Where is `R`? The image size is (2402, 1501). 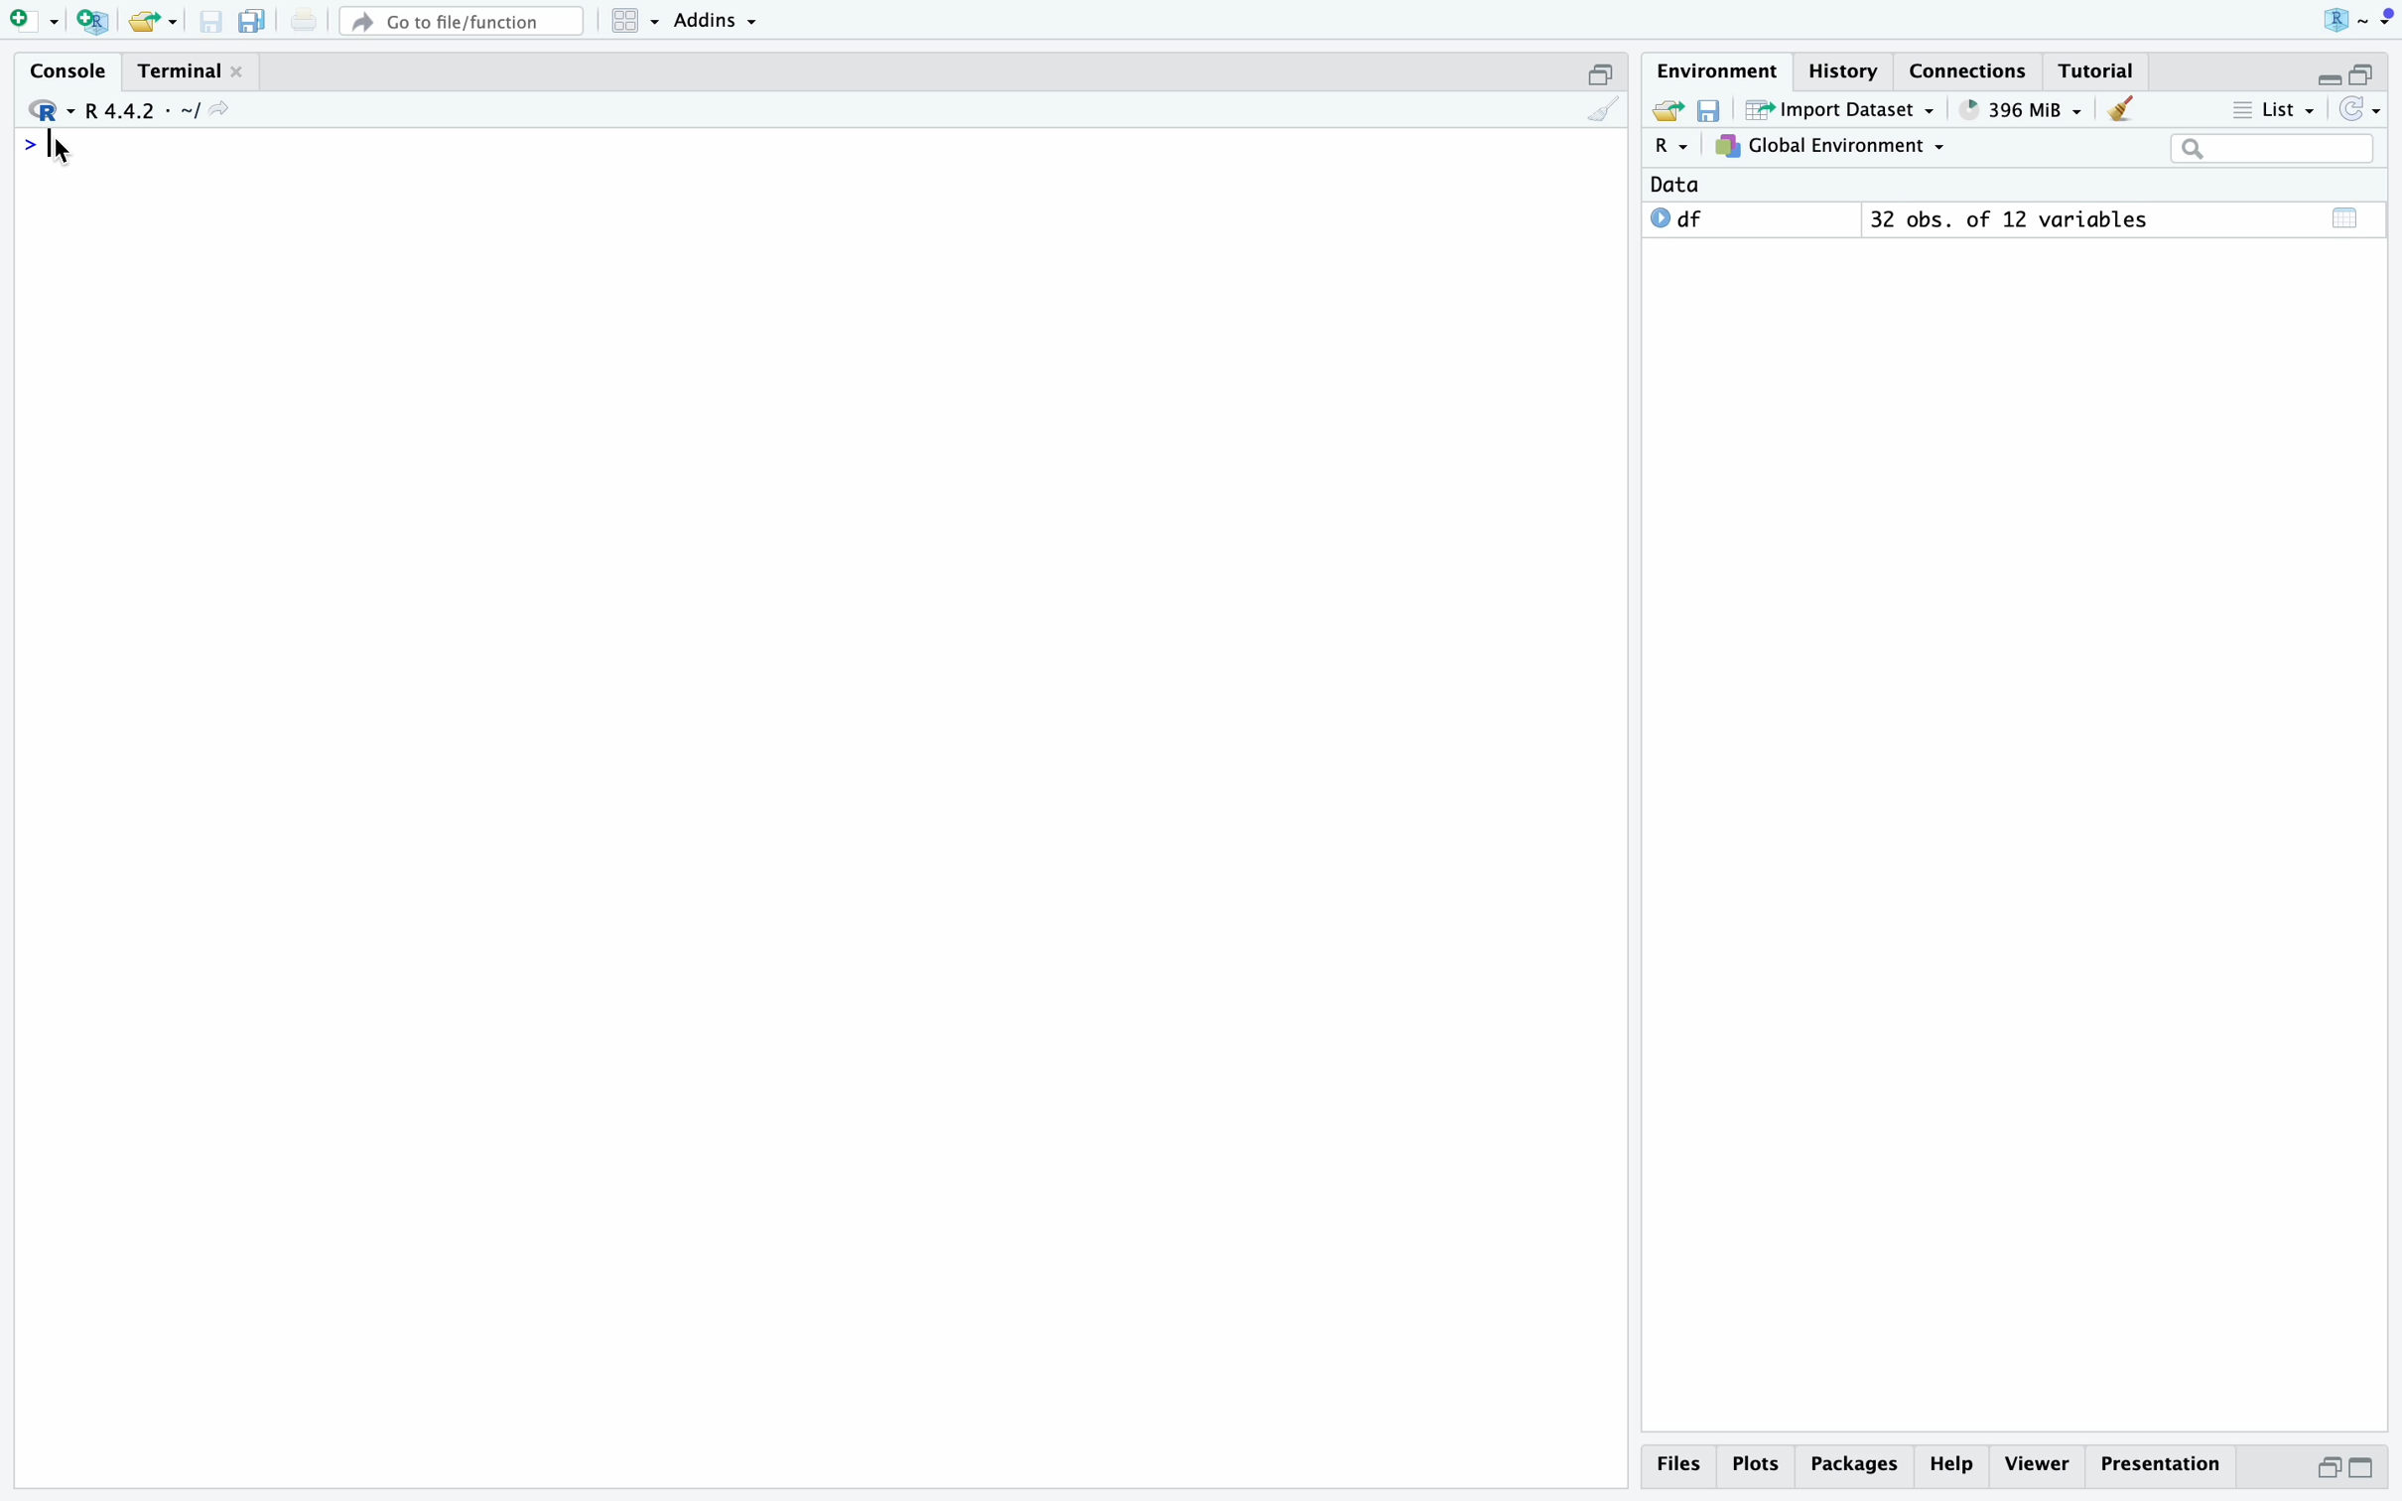 R is located at coordinates (1674, 147).